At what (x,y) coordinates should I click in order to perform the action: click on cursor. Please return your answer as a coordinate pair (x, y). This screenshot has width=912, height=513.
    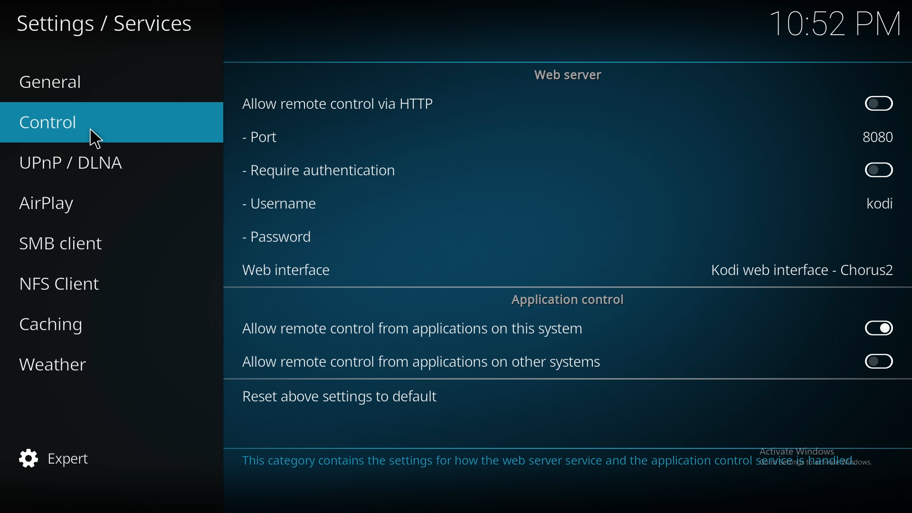
    Looking at the image, I should click on (95, 139).